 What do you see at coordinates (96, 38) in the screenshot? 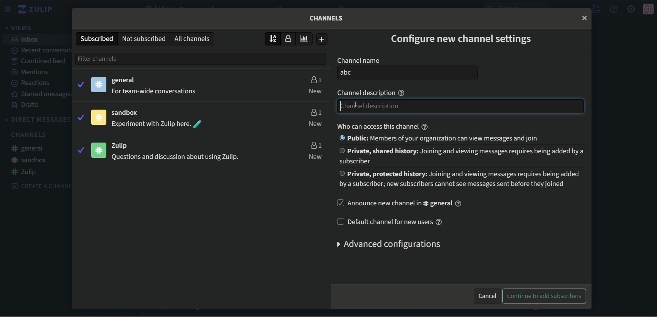
I see `subscribed` at bounding box center [96, 38].